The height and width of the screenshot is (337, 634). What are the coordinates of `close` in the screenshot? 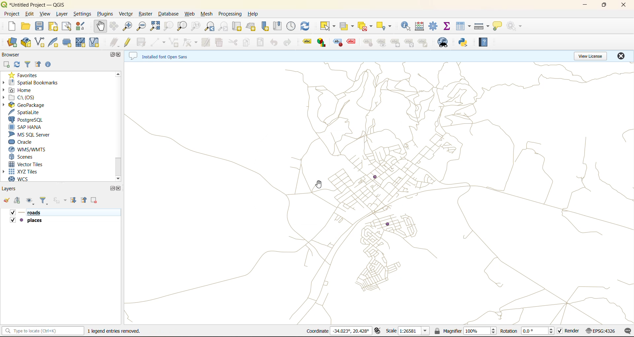 It's located at (120, 55).